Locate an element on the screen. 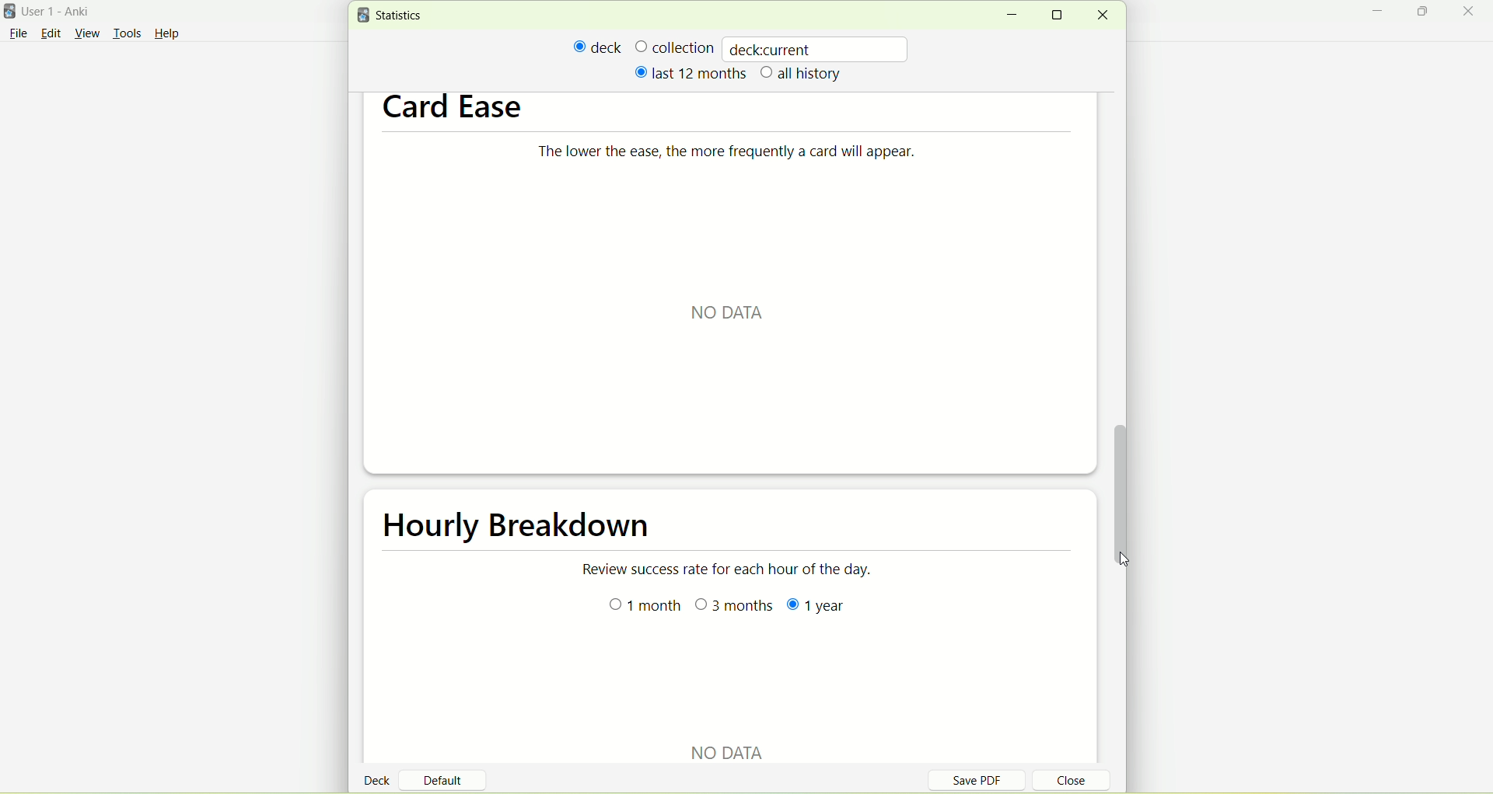 This screenshot has width=1493, height=794. cursor is located at coordinates (1140, 562).